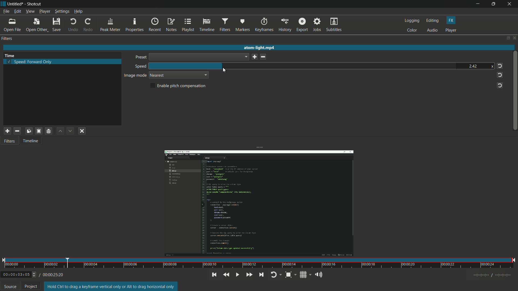  What do you see at coordinates (412, 30) in the screenshot?
I see `color` at bounding box center [412, 30].